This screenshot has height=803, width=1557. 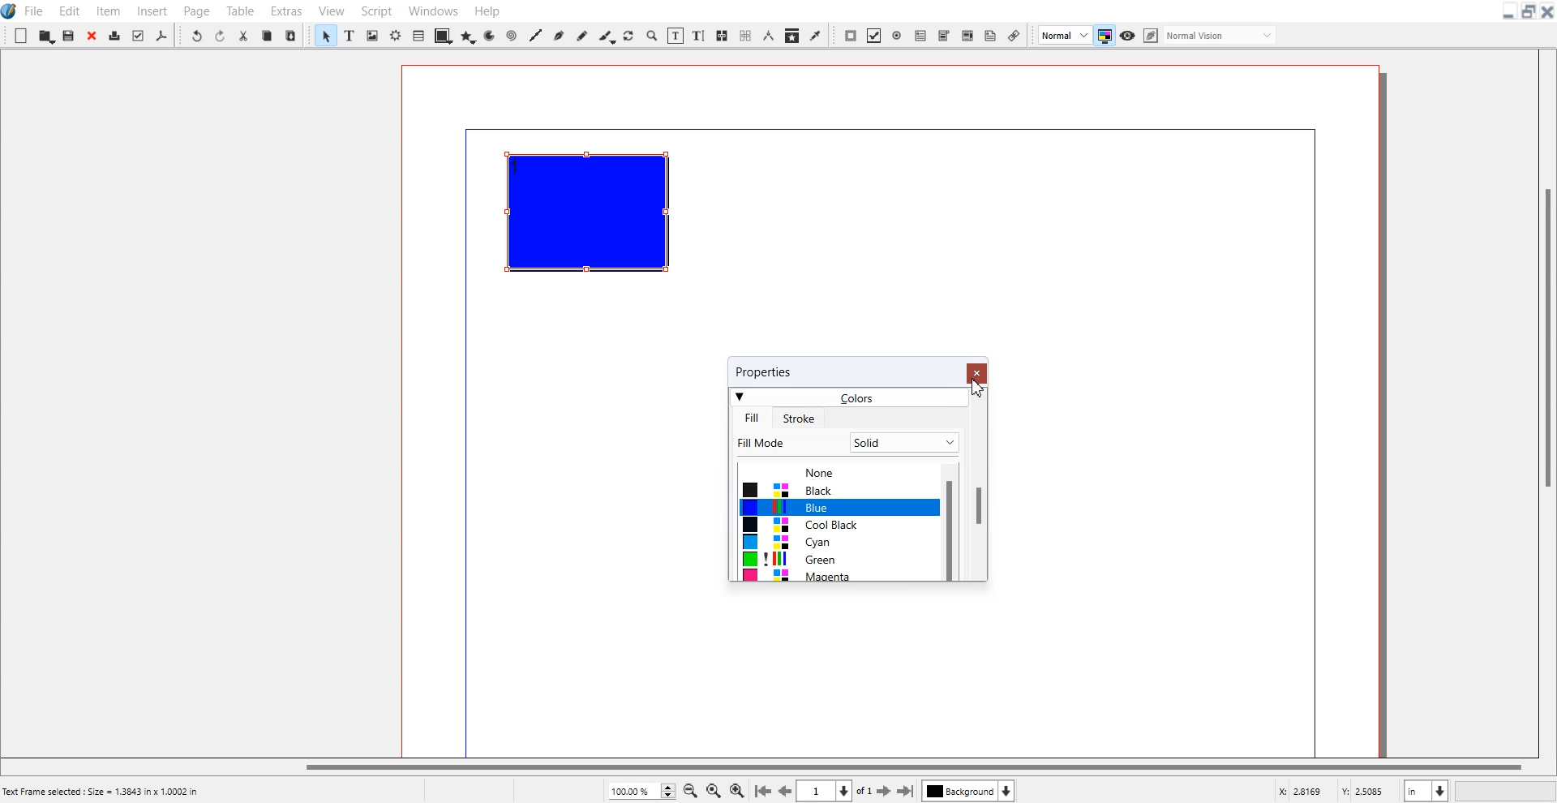 I want to click on Go to the preview mode, so click(x=786, y=791).